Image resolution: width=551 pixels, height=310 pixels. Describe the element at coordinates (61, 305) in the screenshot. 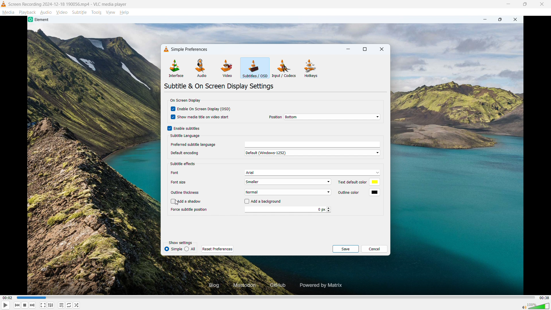

I see `Toggle playlist ` at that location.